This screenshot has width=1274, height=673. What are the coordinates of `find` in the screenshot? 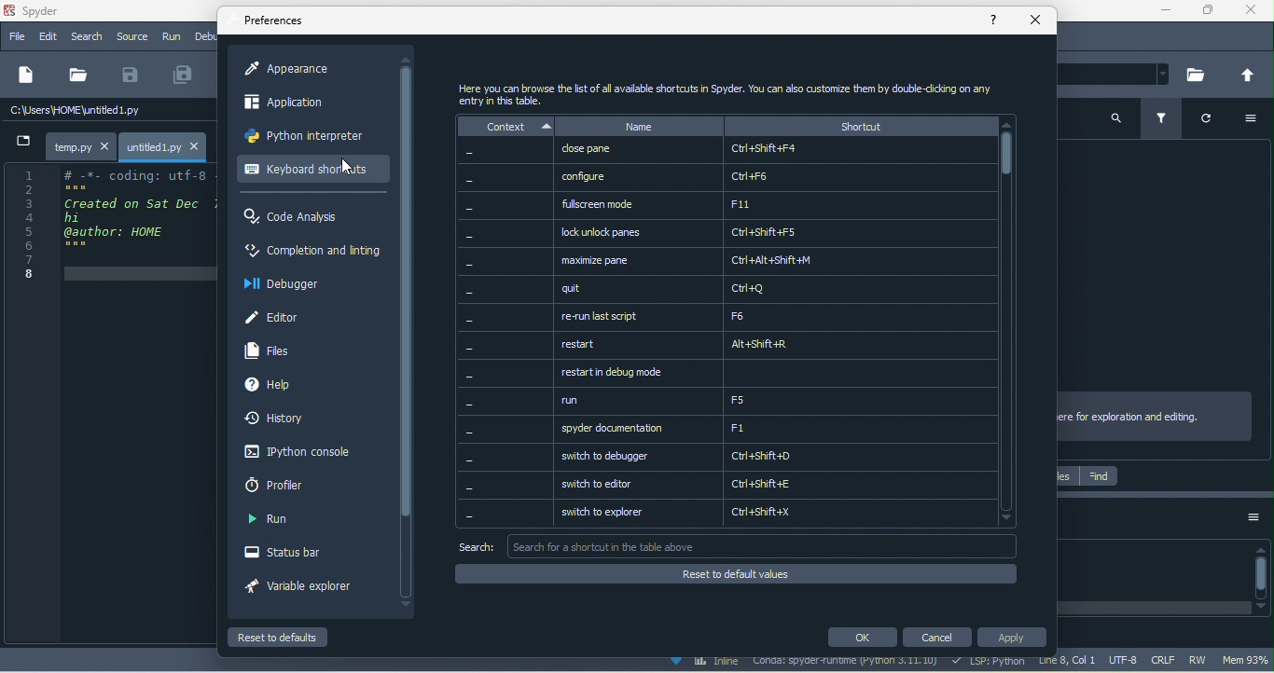 It's located at (1099, 477).